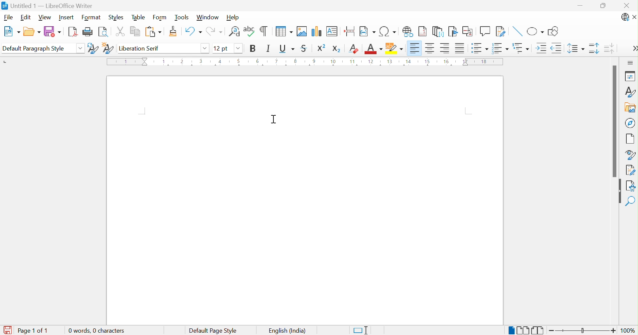  Describe the element at coordinates (93, 48) in the screenshot. I see `Update selected style` at that location.